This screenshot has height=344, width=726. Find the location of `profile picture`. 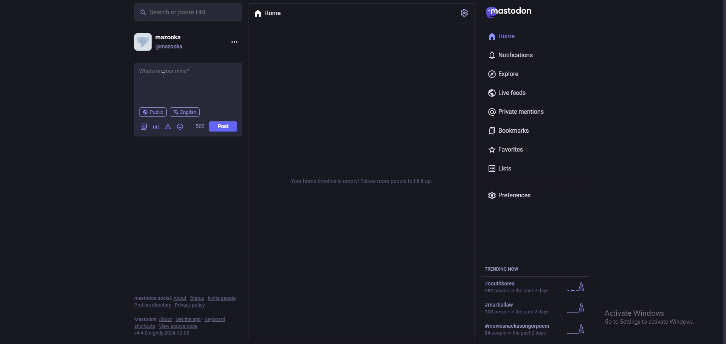

profile picture is located at coordinates (142, 41).